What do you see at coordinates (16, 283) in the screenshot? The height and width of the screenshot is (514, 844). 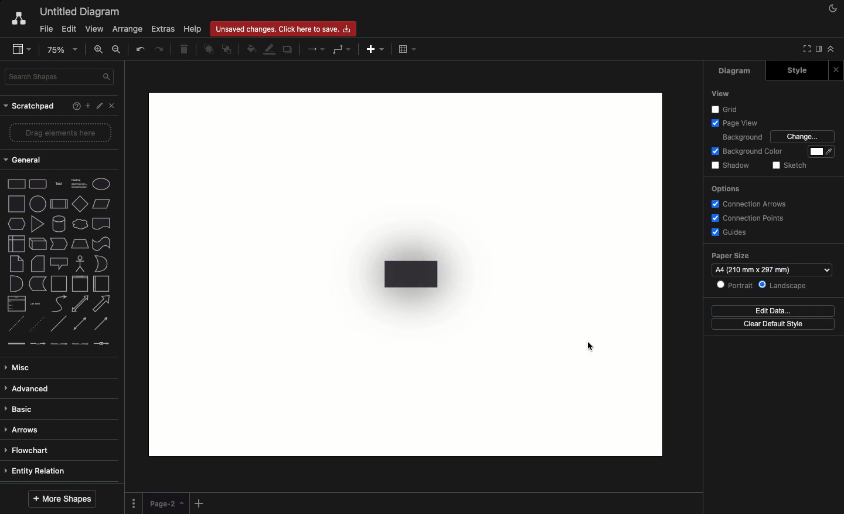 I see `and` at bounding box center [16, 283].